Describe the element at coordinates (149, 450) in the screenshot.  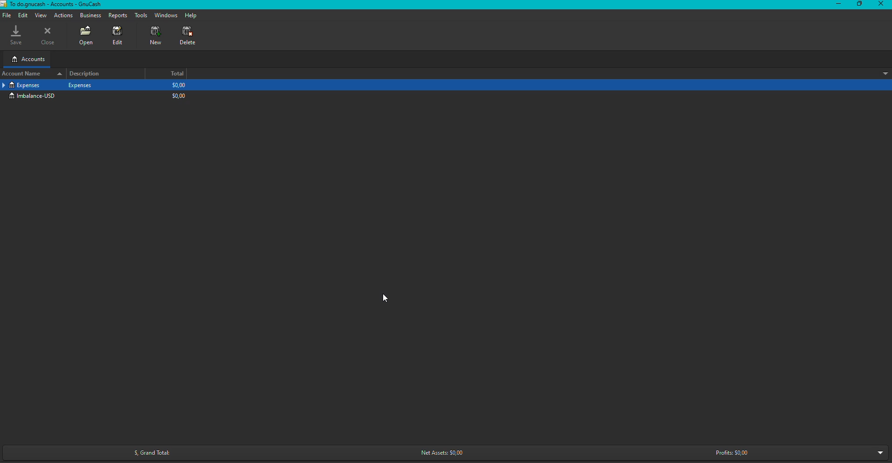
I see `Grand Total` at that location.